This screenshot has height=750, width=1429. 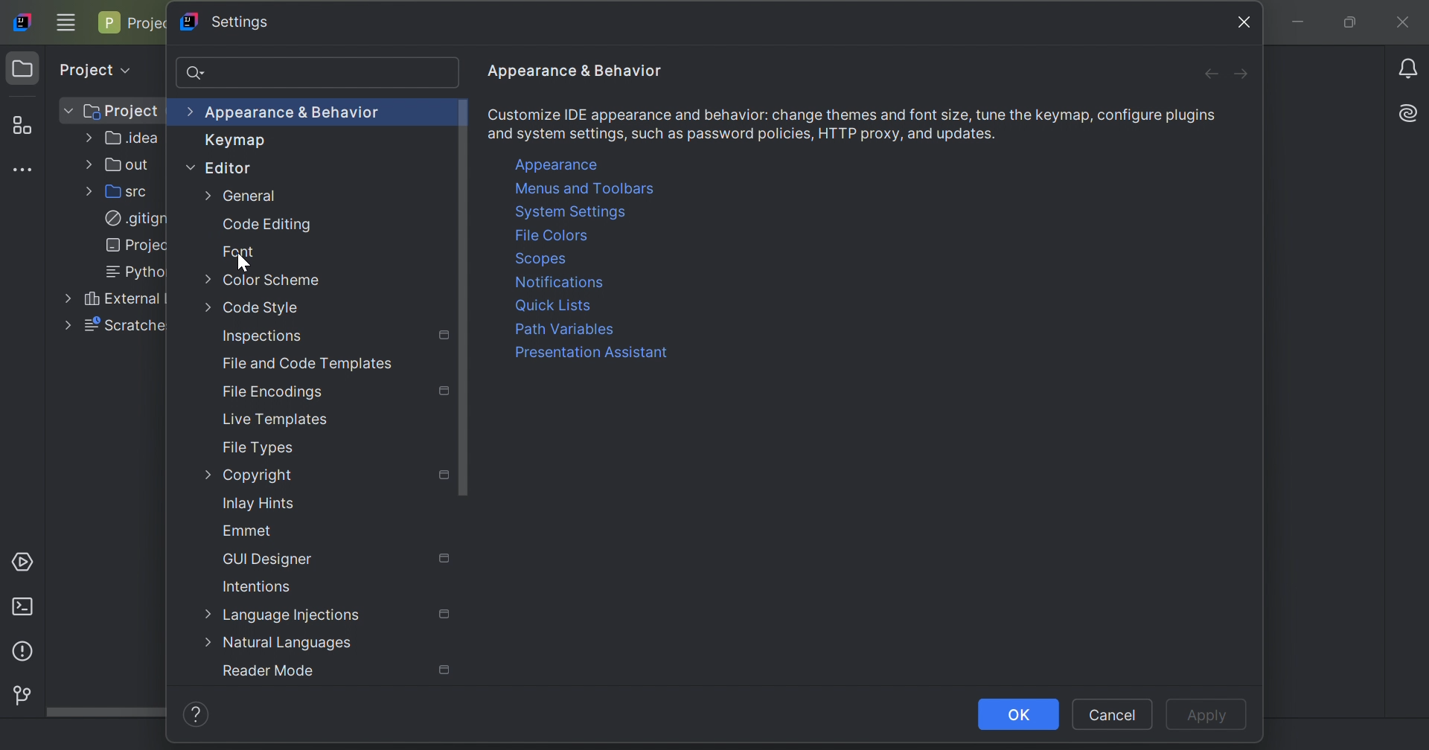 What do you see at coordinates (444, 391) in the screenshot?
I see `Settings marked with this icon are only applied to the current project. Non-marked settings are applied to all projects.` at bounding box center [444, 391].